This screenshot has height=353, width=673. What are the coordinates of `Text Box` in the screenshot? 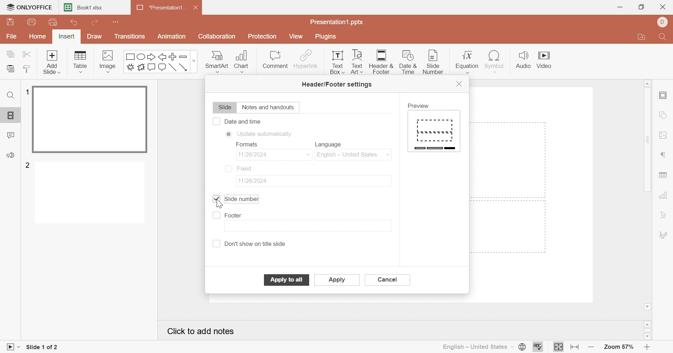 It's located at (335, 62).